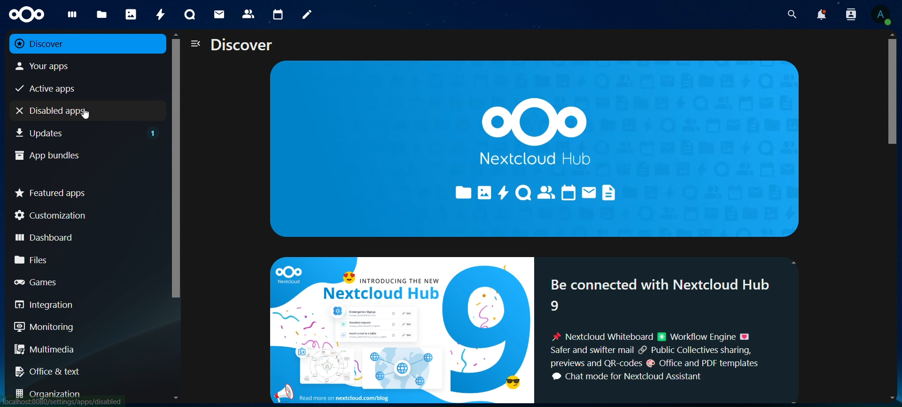 This screenshot has height=407, width=902. What do you see at coordinates (42, 111) in the screenshot?
I see `disabled apps` at bounding box center [42, 111].